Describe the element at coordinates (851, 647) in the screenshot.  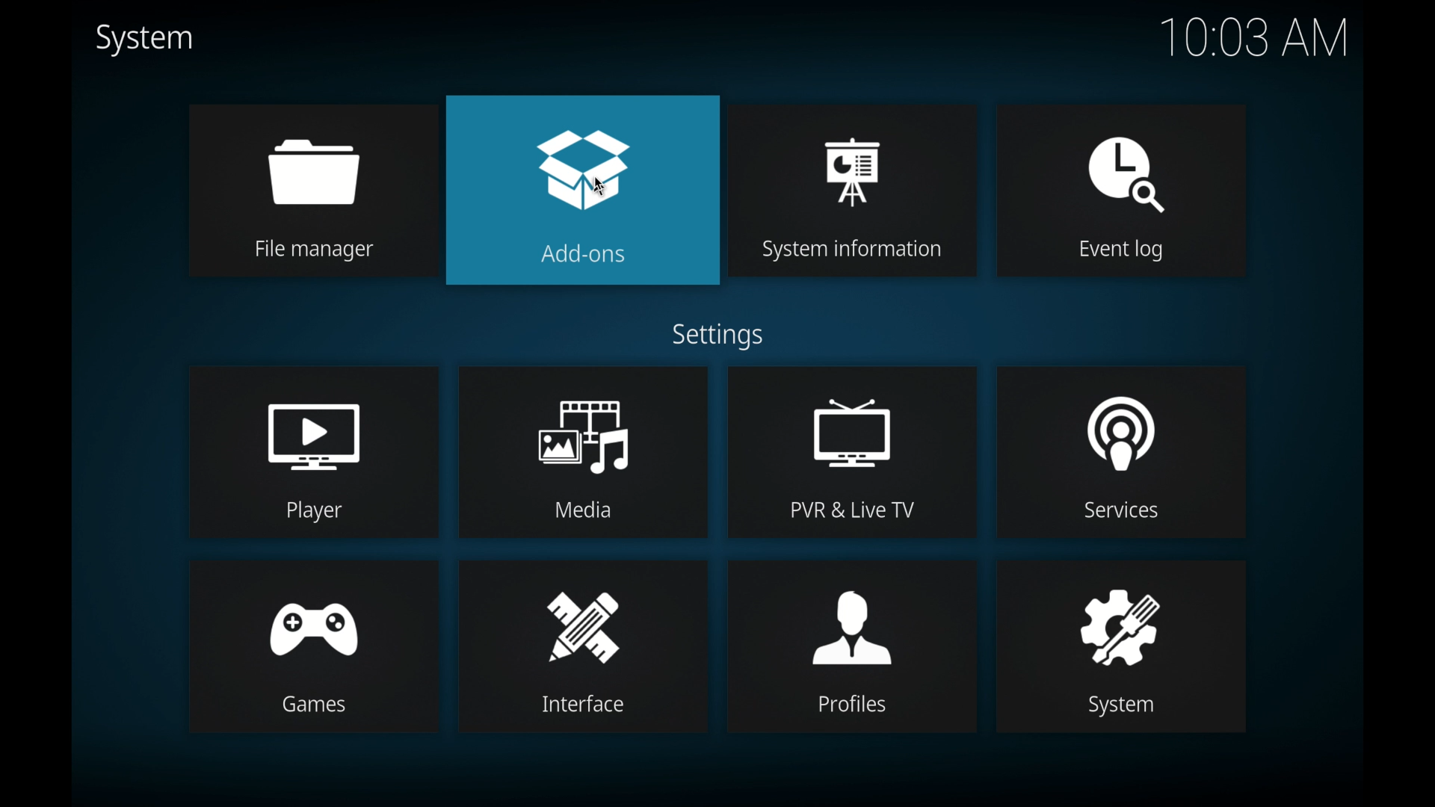
I see `profiles` at that location.